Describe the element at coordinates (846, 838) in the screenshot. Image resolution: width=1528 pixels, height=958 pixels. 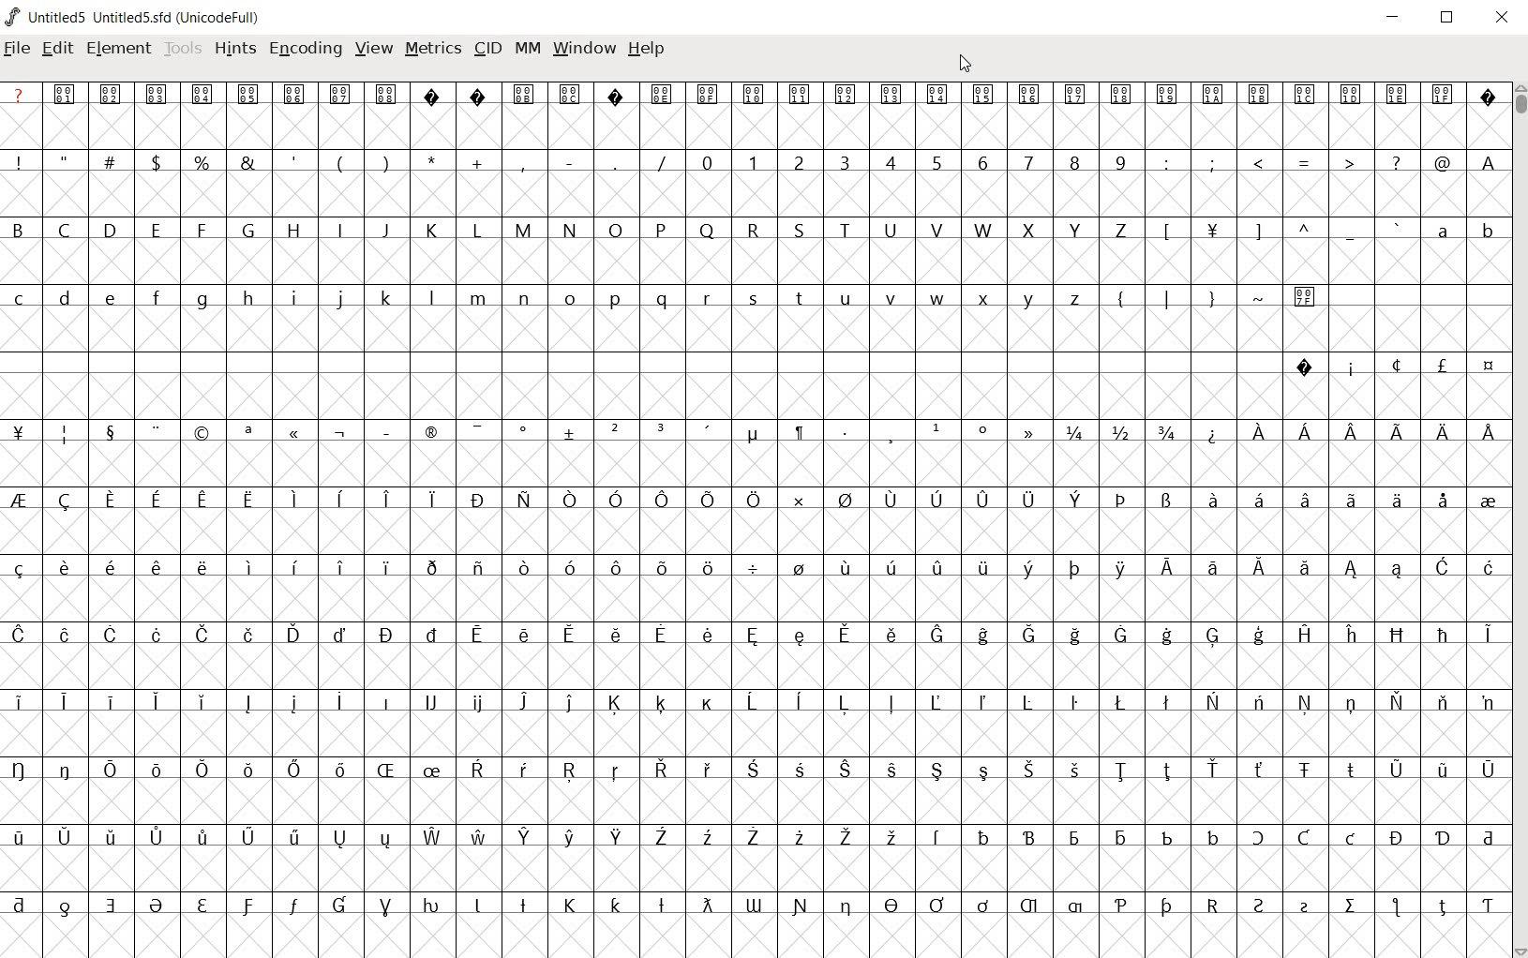
I see `Symbol` at that location.